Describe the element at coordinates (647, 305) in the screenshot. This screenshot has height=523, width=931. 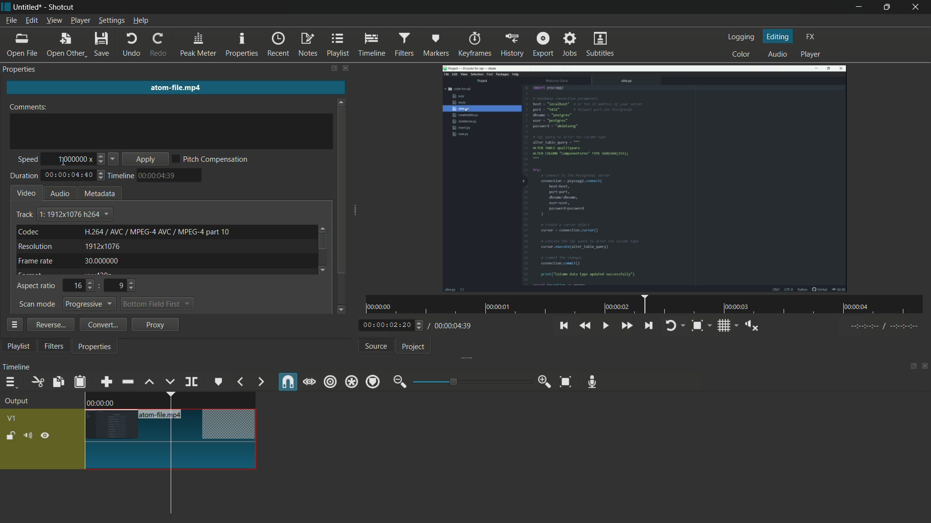
I see `time` at that location.